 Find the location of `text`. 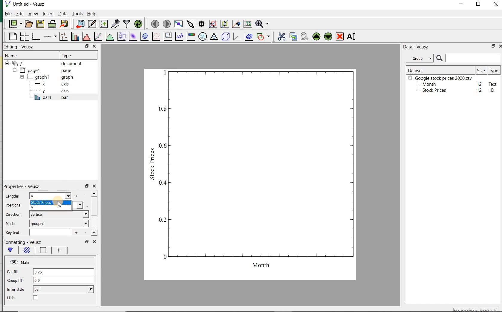

text is located at coordinates (492, 84).